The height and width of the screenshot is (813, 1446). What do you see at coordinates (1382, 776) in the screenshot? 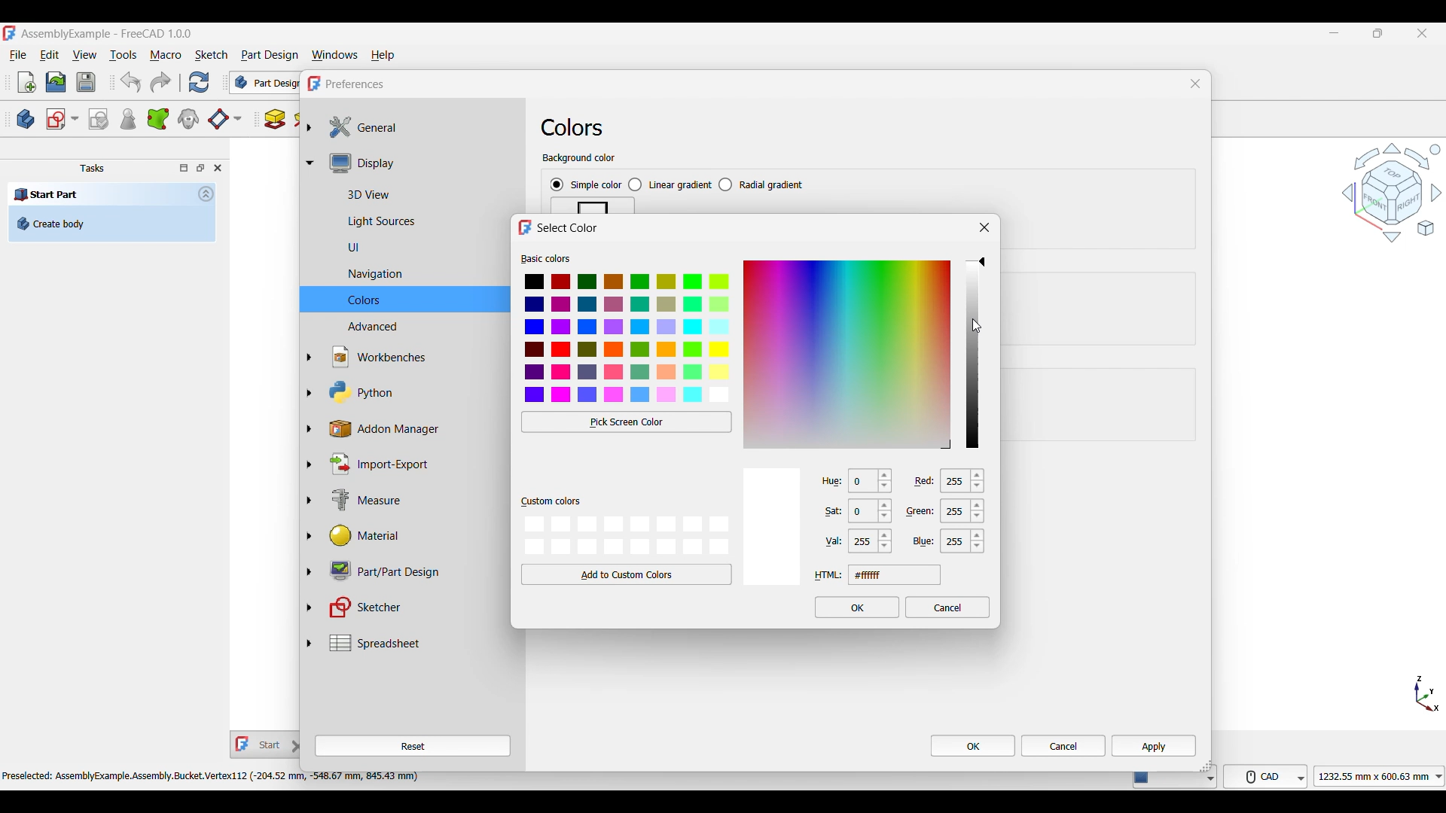
I see ` 1232.55 mmx 600.63 mm` at bounding box center [1382, 776].